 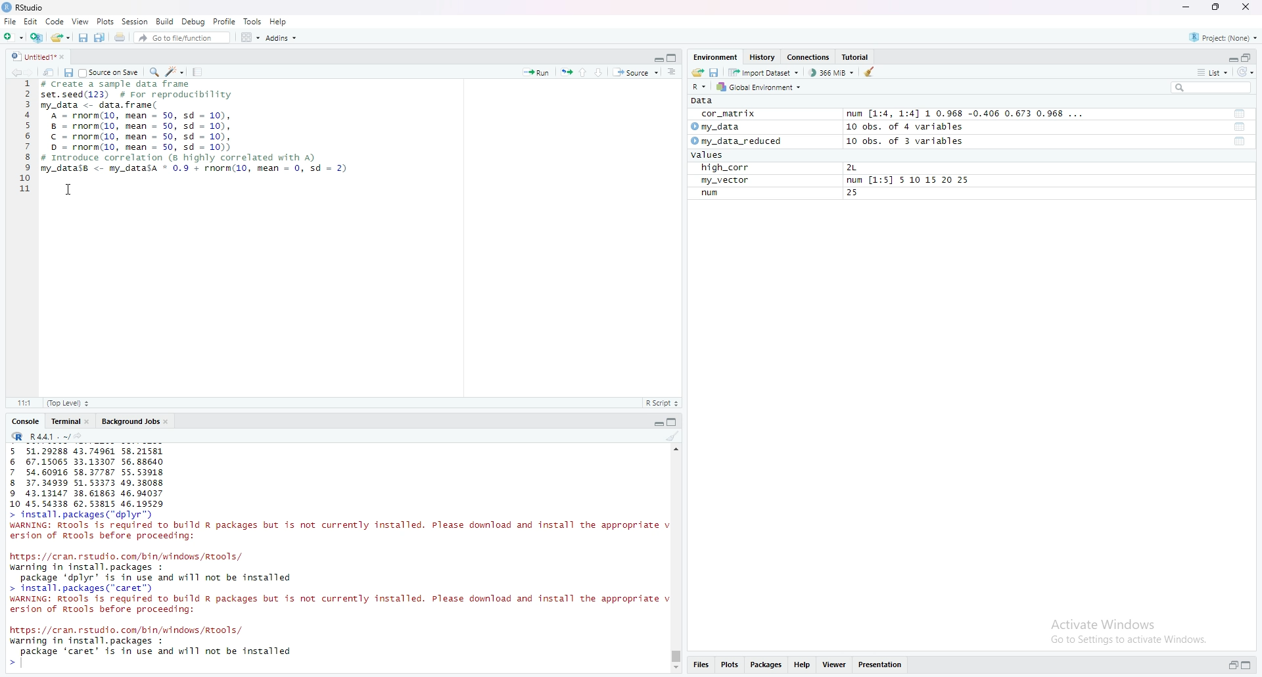 What do you see at coordinates (673, 422) in the screenshot?
I see `copy` at bounding box center [673, 422].